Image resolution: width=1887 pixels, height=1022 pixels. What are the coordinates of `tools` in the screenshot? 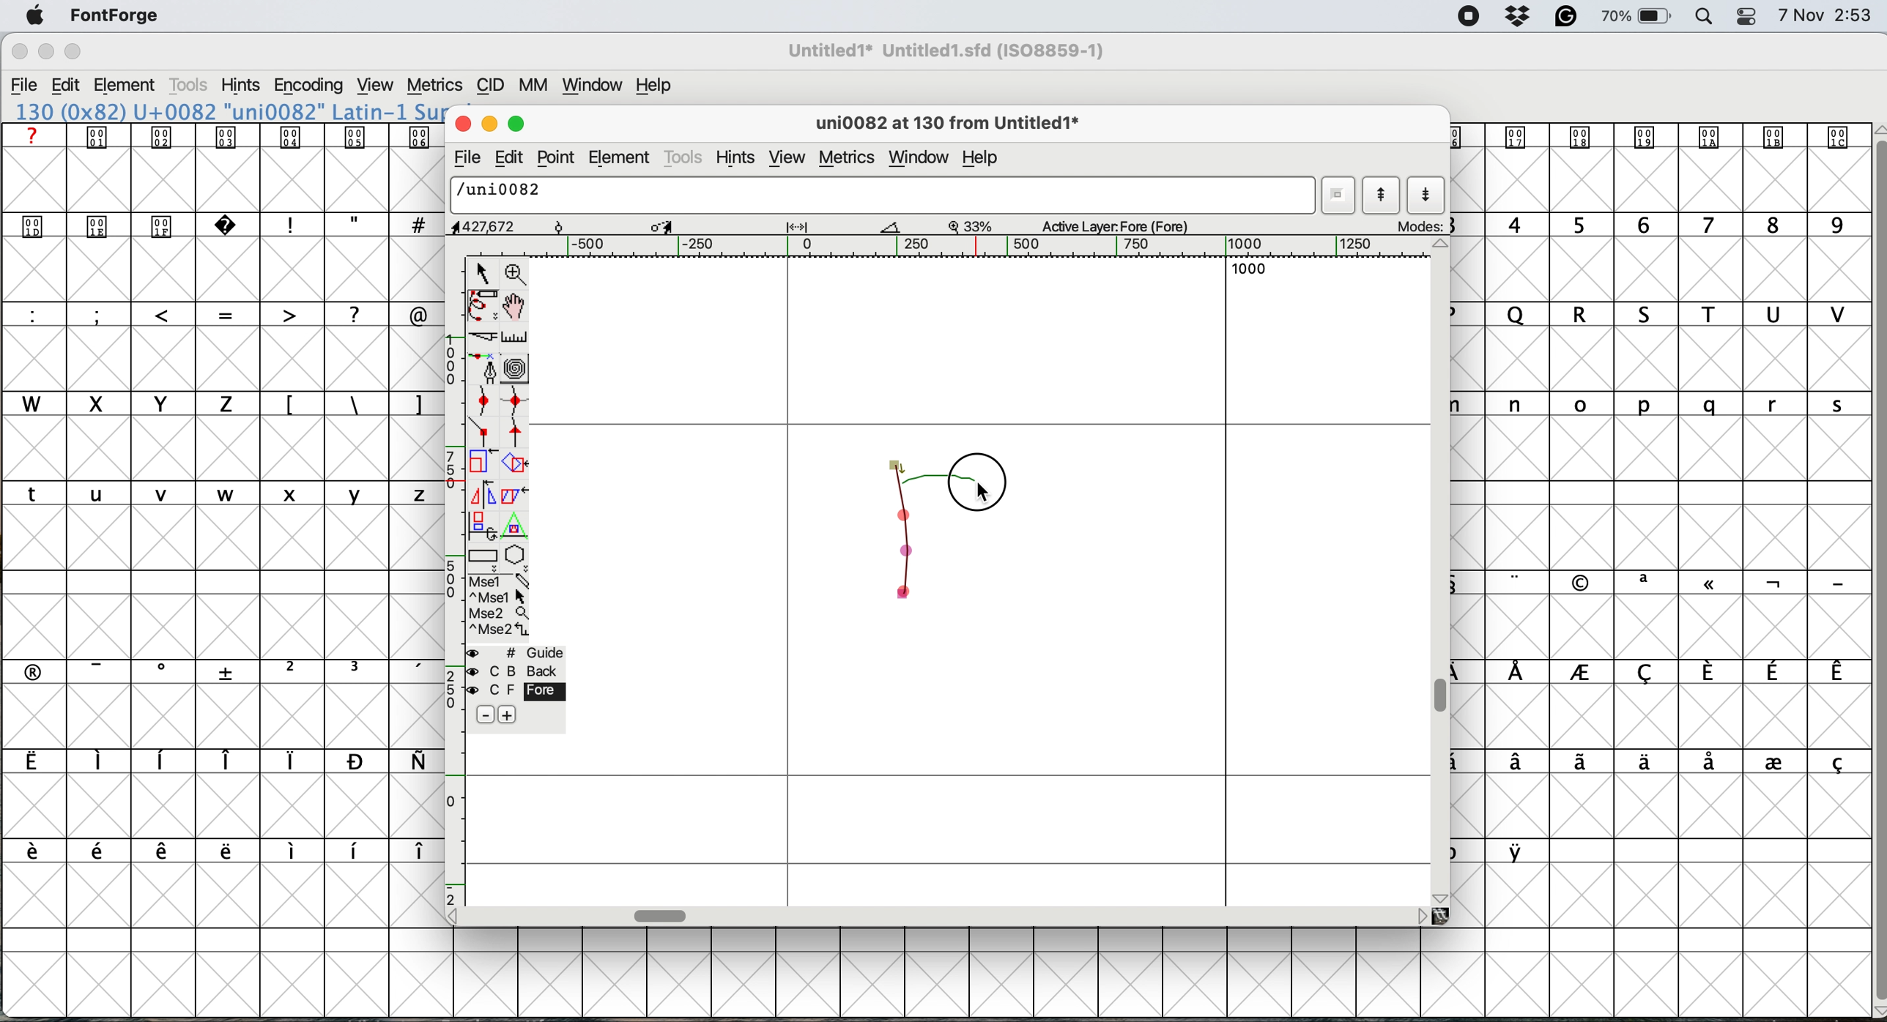 It's located at (190, 85).